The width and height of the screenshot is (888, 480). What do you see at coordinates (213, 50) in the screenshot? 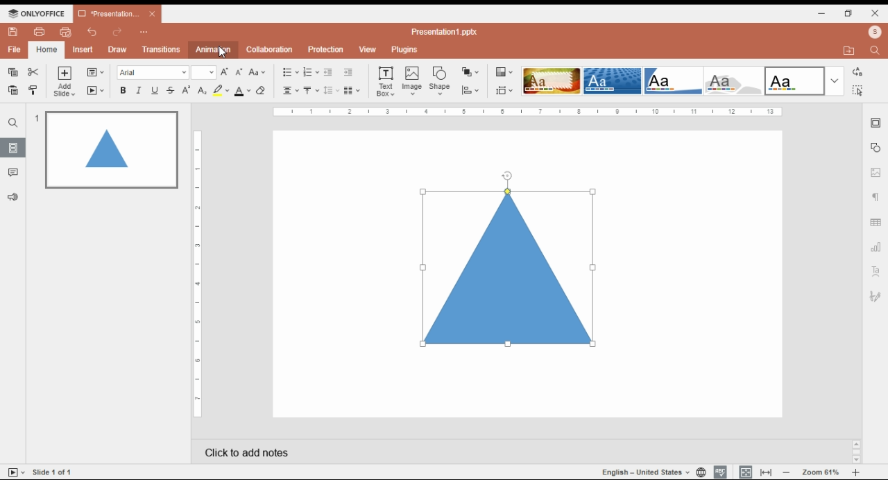
I see `animations` at bounding box center [213, 50].